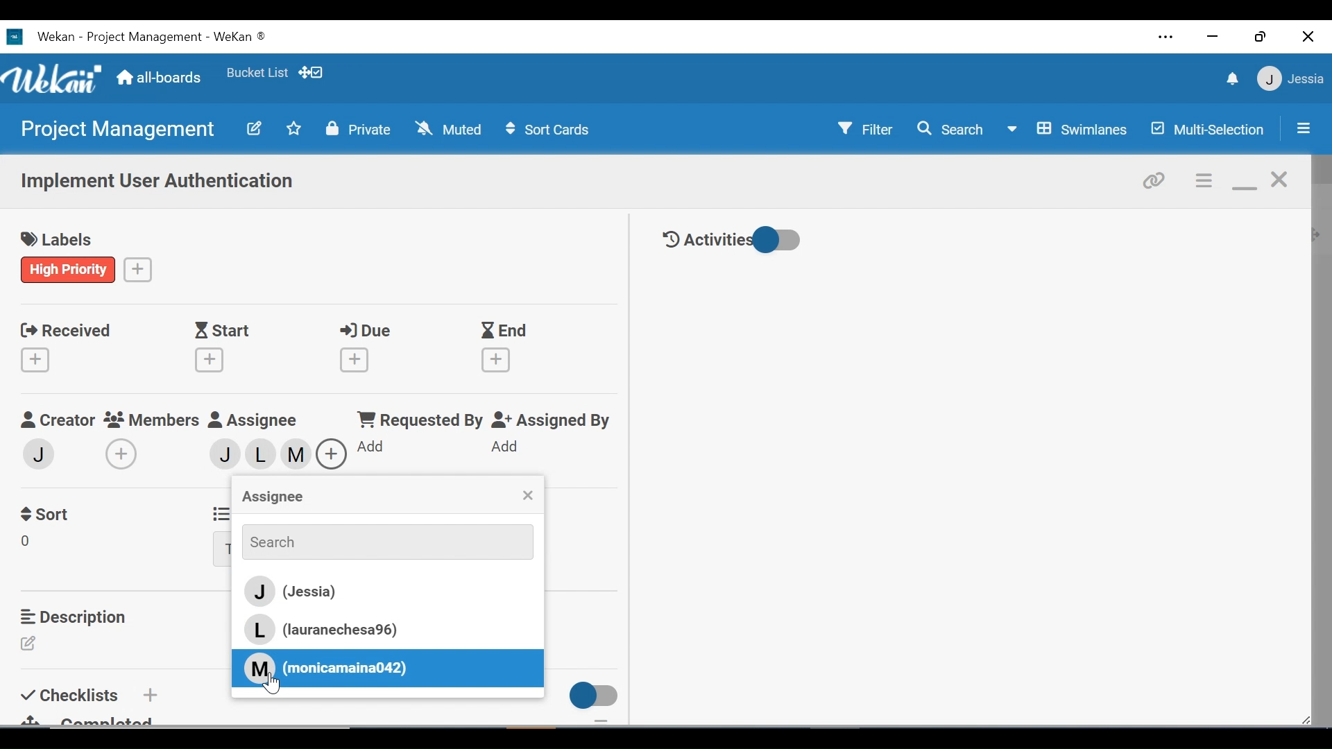 The image size is (1332, 749). Describe the element at coordinates (48, 513) in the screenshot. I see `Sort` at that location.